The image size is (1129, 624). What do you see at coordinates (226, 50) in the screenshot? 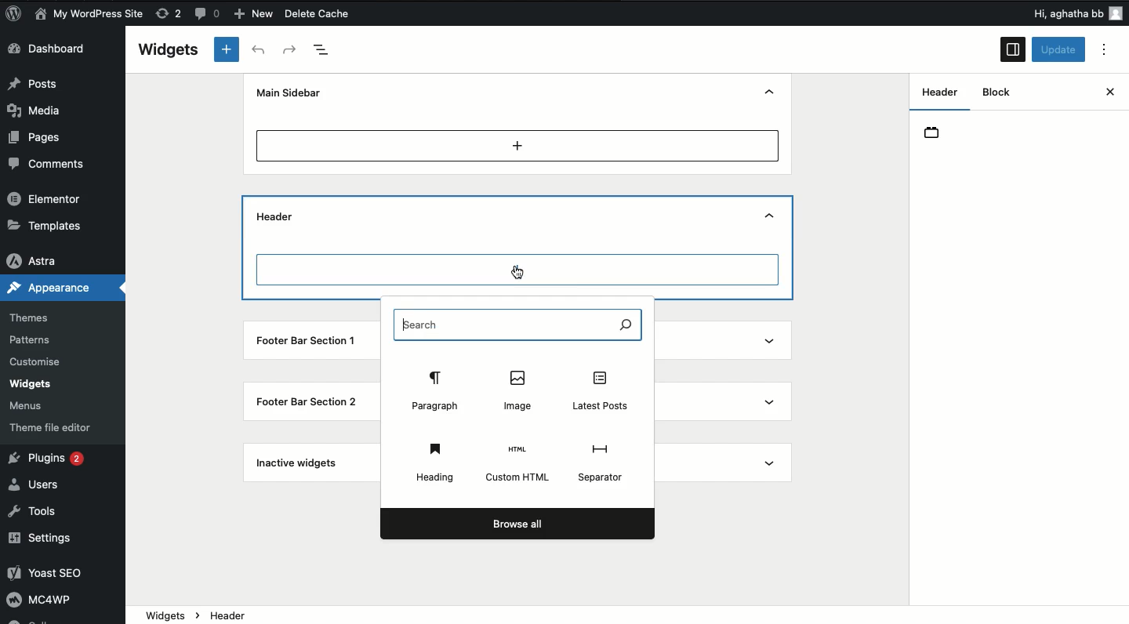
I see `Add new block` at bounding box center [226, 50].